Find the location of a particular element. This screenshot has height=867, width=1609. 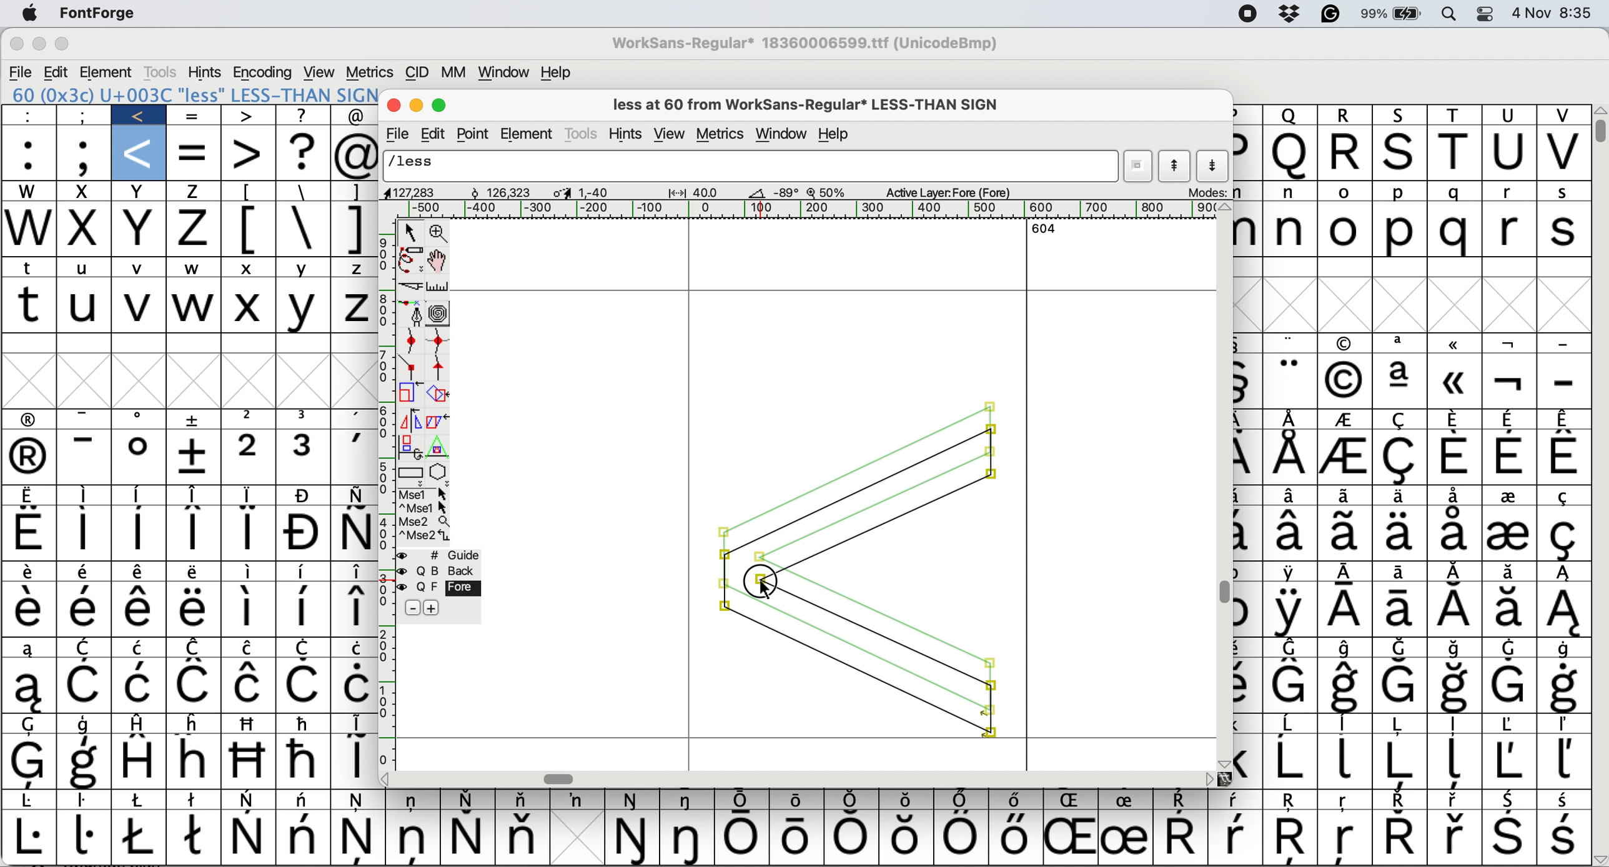

Symbol is located at coordinates (1182, 801).